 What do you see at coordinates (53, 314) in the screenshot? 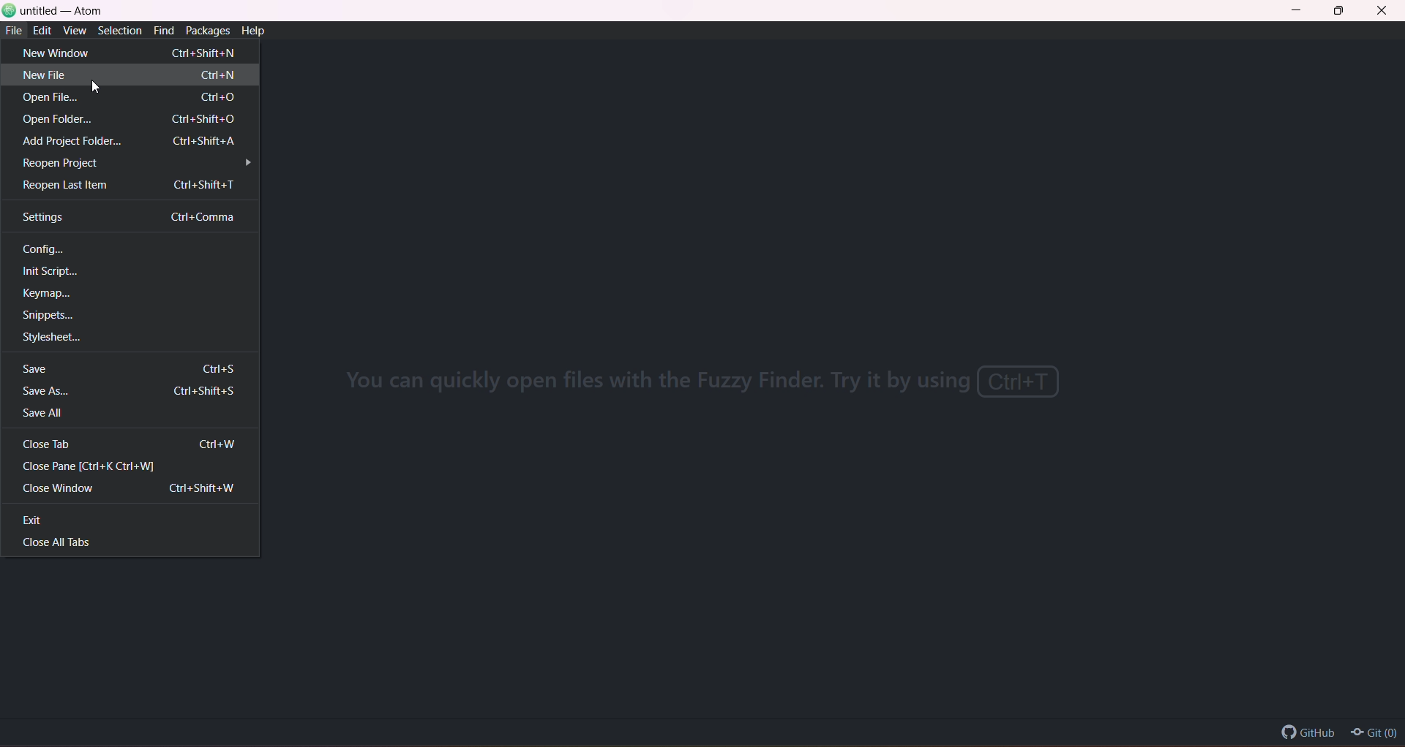
I see `Snippets...` at bounding box center [53, 314].